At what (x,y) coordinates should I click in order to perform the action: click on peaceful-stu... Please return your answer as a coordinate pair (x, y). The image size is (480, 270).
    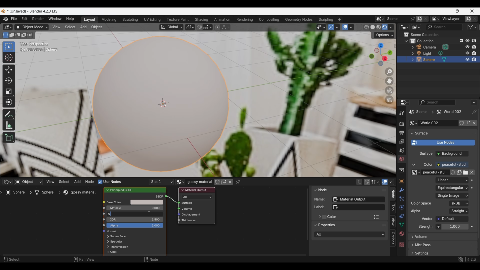
    Looking at the image, I should click on (435, 172).